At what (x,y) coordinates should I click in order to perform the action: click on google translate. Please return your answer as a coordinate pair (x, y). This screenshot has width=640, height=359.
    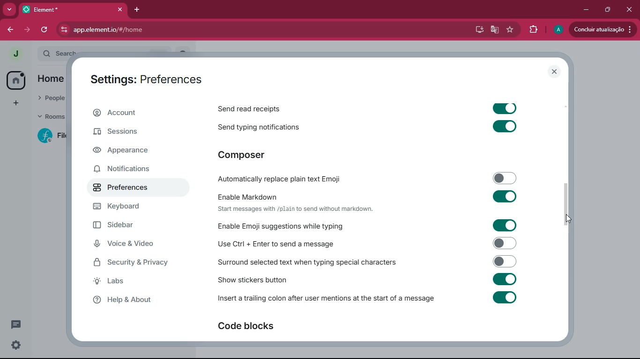
    Looking at the image, I should click on (494, 31).